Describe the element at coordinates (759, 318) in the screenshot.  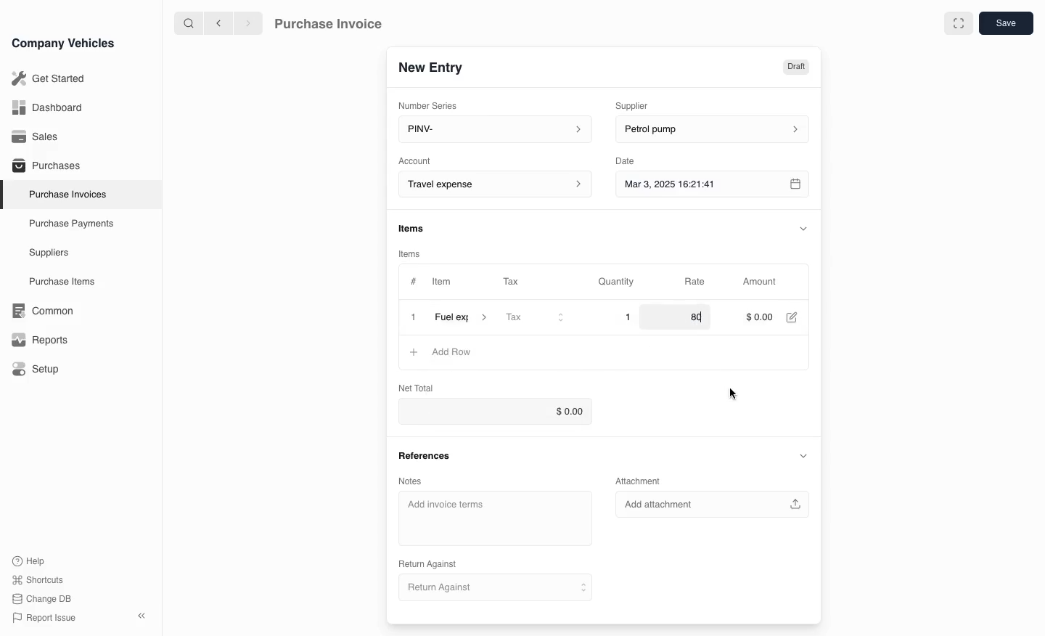
I see `$000` at that location.